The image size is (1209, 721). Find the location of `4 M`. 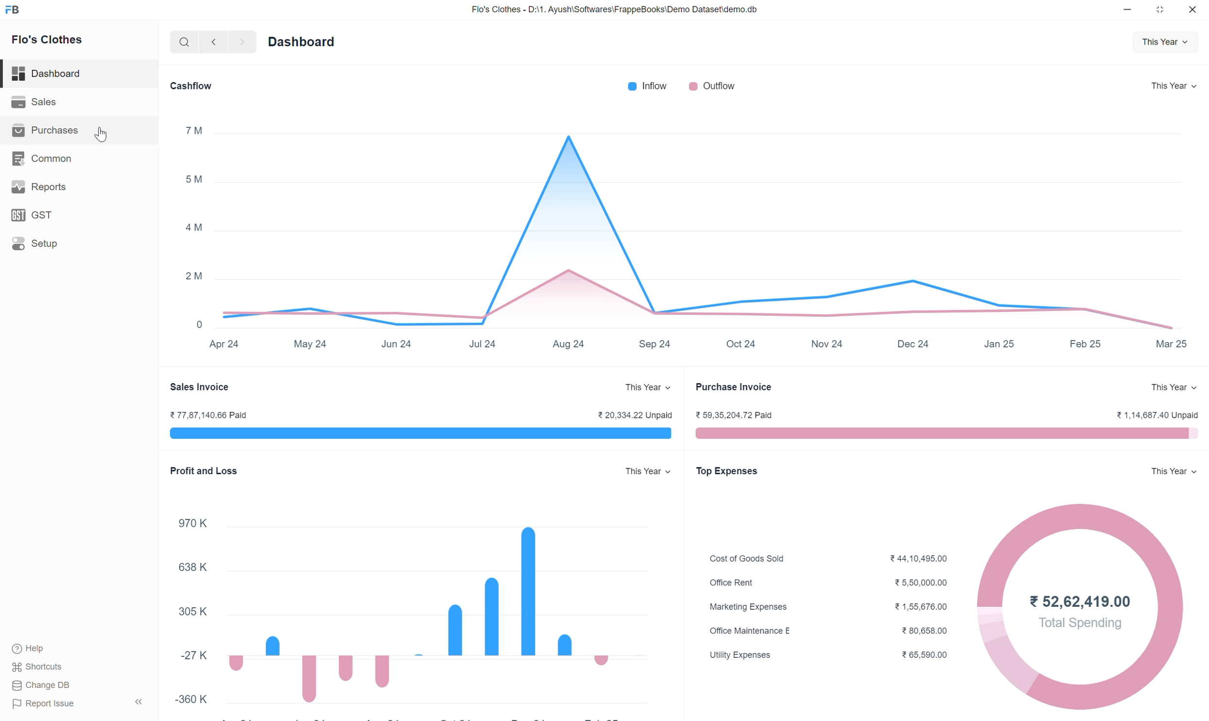

4 M is located at coordinates (194, 227).